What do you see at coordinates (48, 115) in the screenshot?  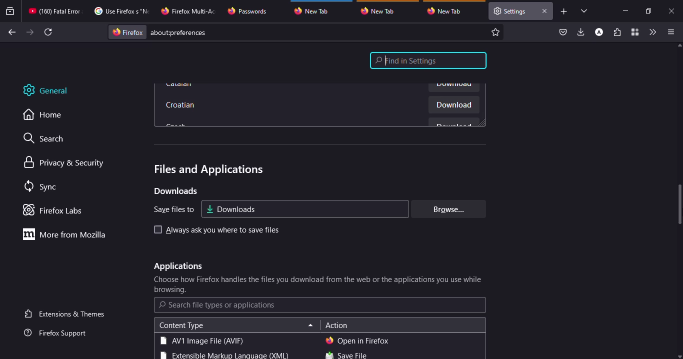 I see `home` at bounding box center [48, 115].